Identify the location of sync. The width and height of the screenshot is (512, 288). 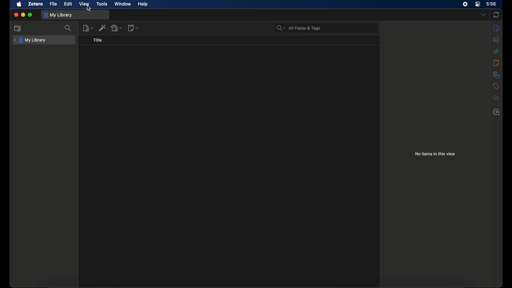
(497, 15).